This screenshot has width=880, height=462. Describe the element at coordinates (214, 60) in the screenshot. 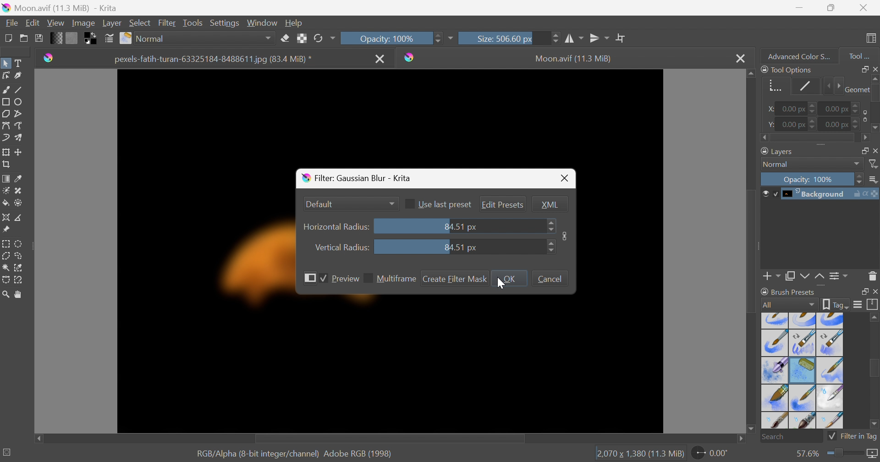

I see `pexels-fatih-turan-63325184-8488611.jpg (83.4 MiB) *)` at that location.